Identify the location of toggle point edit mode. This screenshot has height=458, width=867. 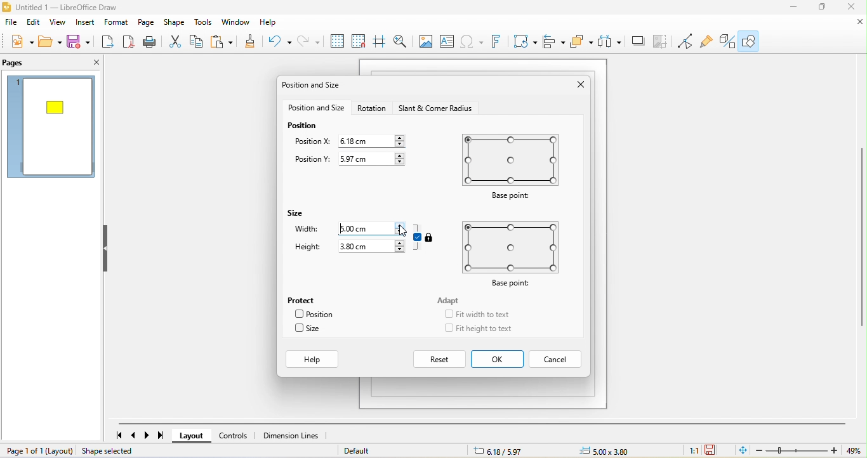
(688, 41).